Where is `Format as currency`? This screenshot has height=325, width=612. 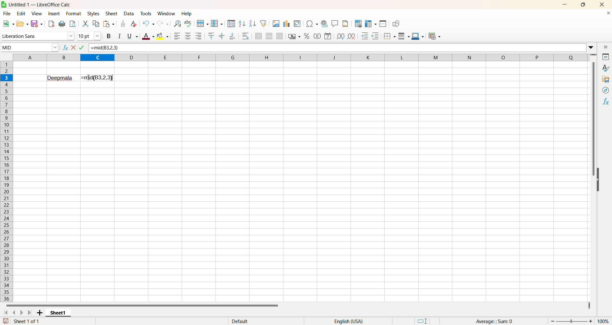 Format as currency is located at coordinates (294, 36).